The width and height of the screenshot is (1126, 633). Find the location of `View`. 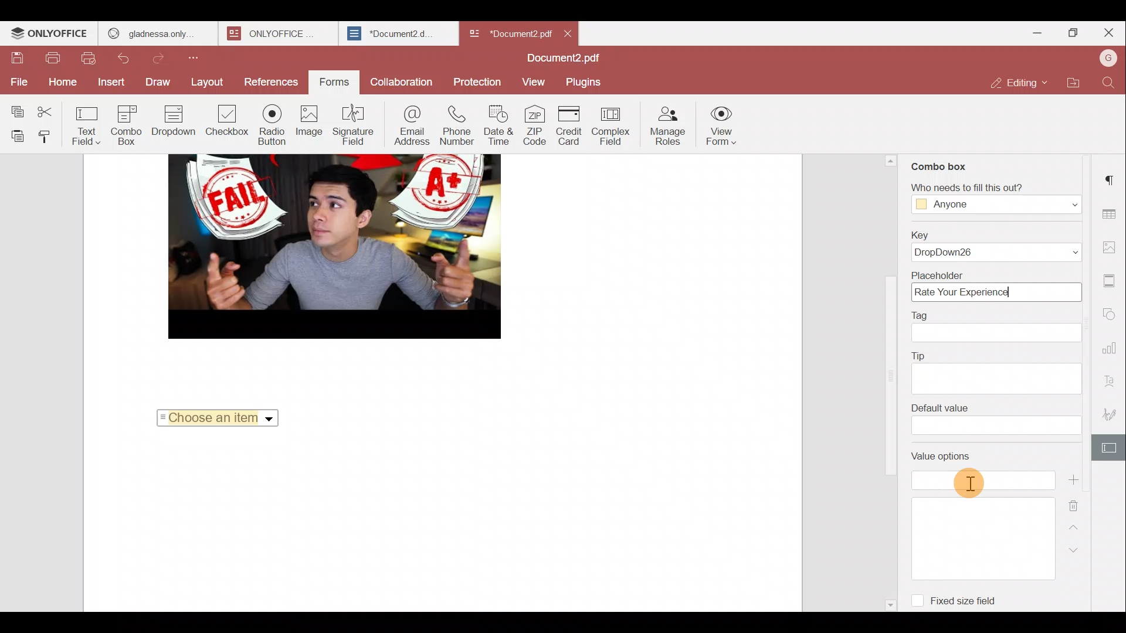

View is located at coordinates (535, 81).